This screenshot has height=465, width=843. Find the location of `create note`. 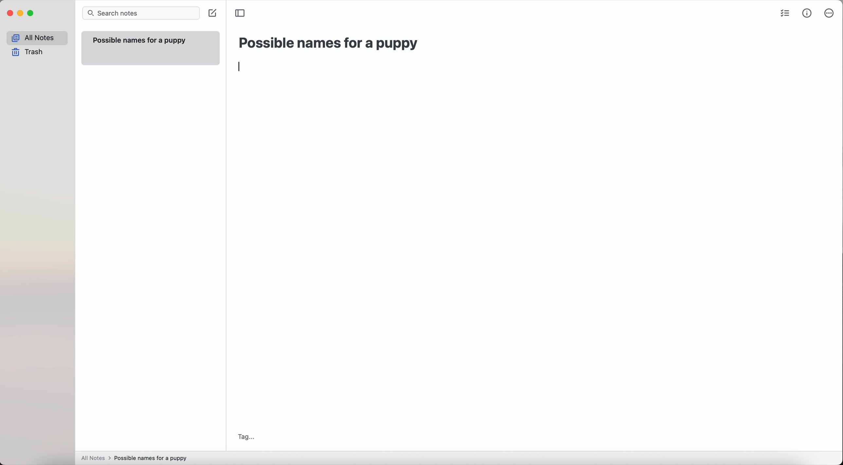

create note is located at coordinates (212, 14).